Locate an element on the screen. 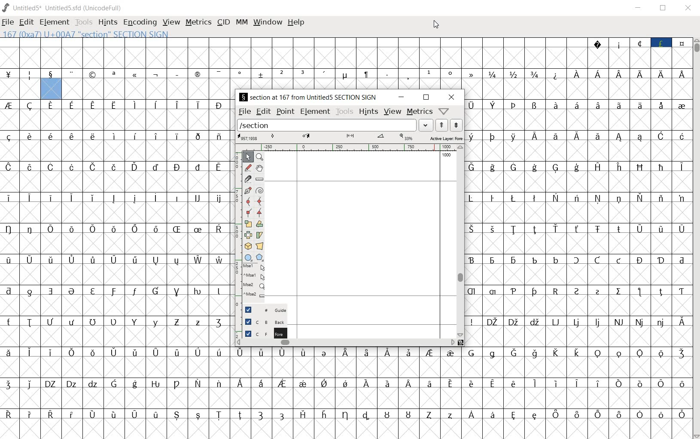 This screenshot has width=700, height=439. empty cells is located at coordinates (578, 152).